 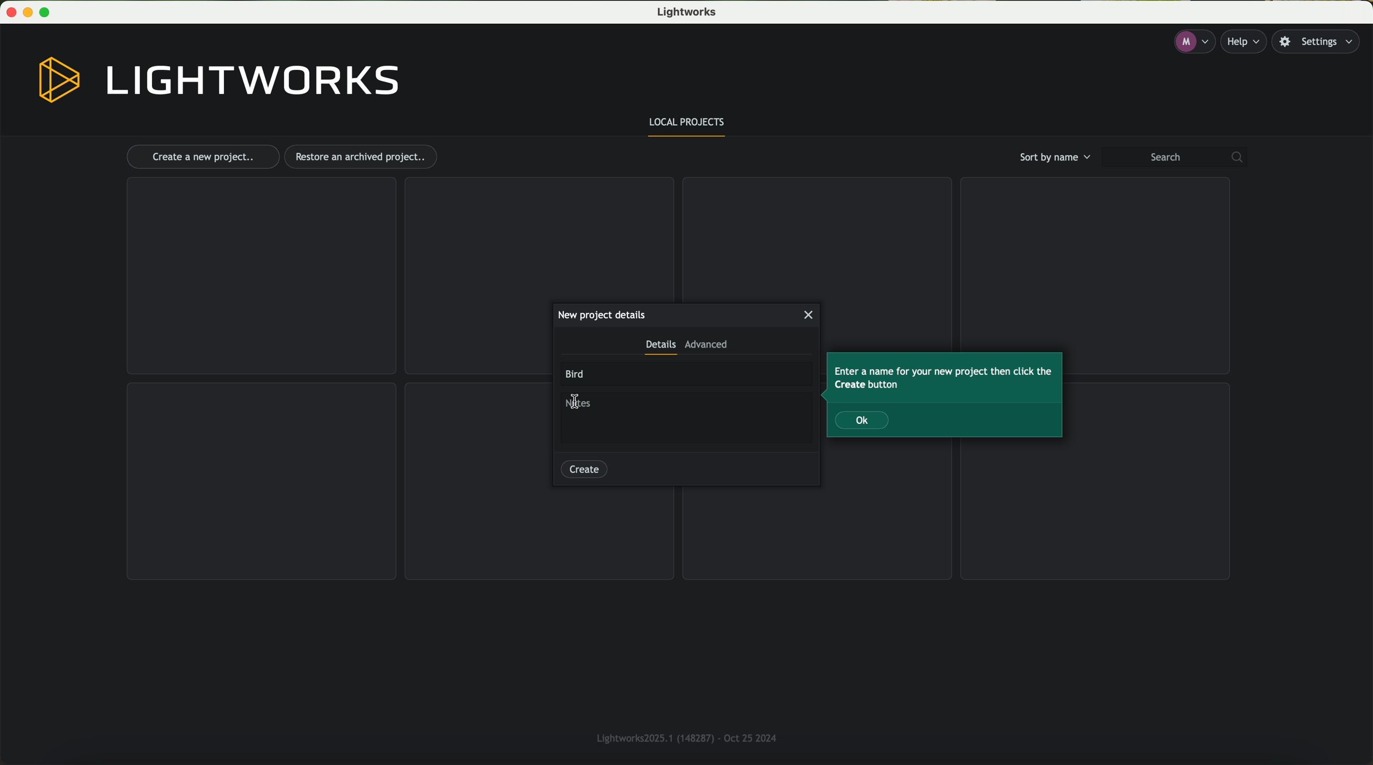 What do you see at coordinates (688, 125) in the screenshot?
I see `local projects` at bounding box center [688, 125].